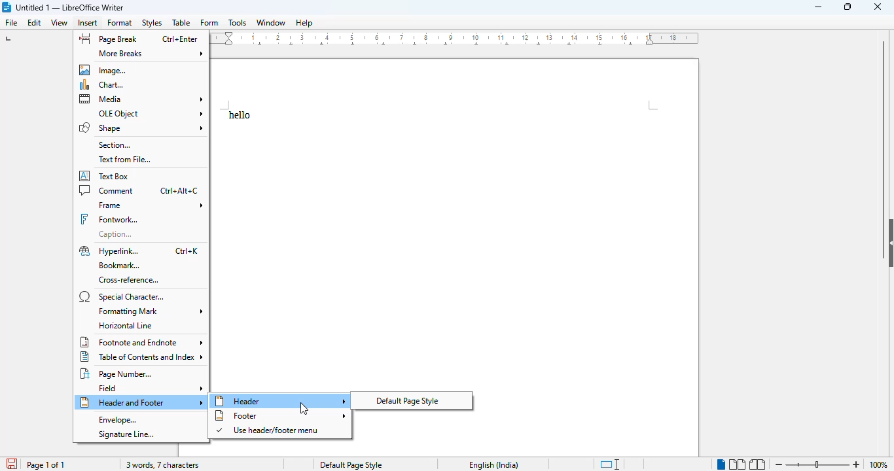 The image size is (894, 471). Describe the element at coordinates (117, 420) in the screenshot. I see `envelope` at that location.